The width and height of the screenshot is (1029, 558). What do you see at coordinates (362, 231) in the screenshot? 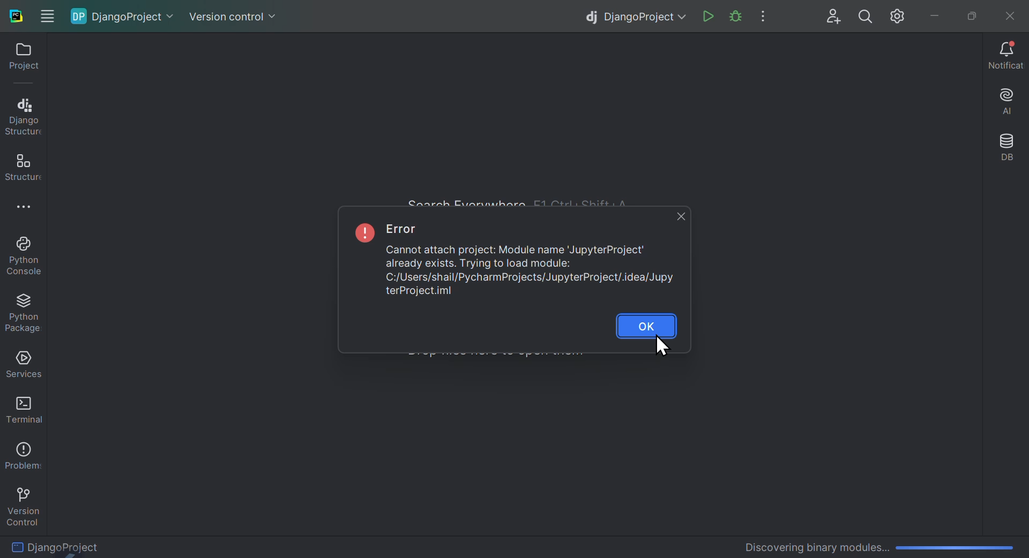
I see `exclamation mark symbol` at bounding box center [362, 231].